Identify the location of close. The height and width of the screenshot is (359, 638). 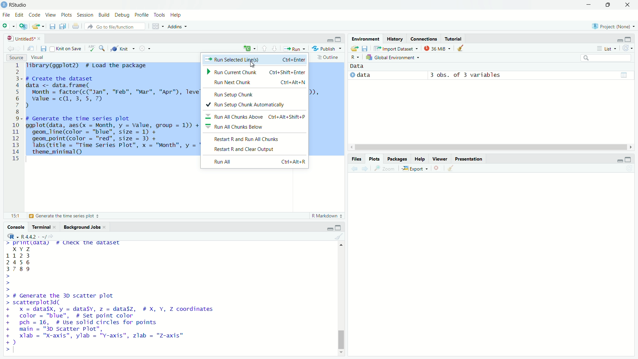
(40, 38).